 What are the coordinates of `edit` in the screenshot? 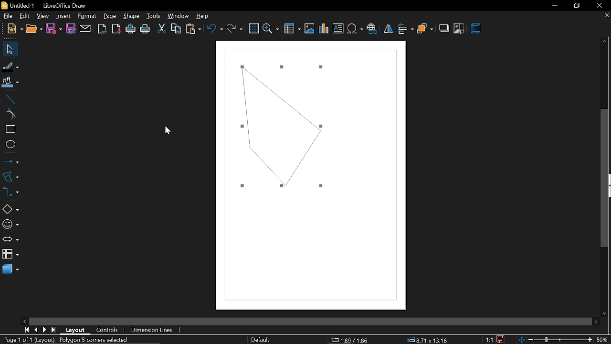 It's located at (26, 16).